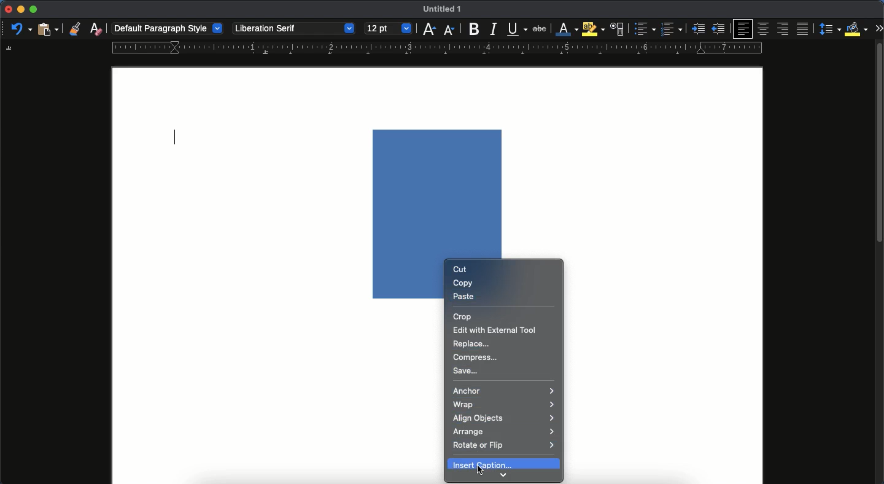 This screenshot has width=884, height=484. Describe the element at coordinates (857, 29) in the screenshot. I see `fill color` at that location.